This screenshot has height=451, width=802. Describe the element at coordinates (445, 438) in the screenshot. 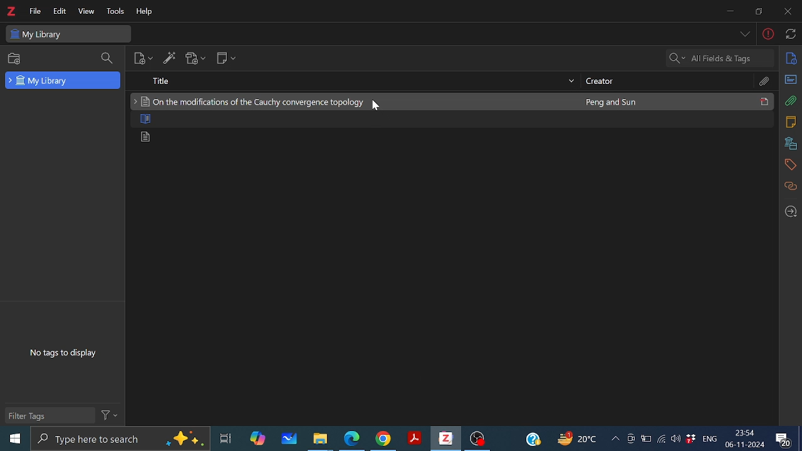

I see `Zotero` at that location.